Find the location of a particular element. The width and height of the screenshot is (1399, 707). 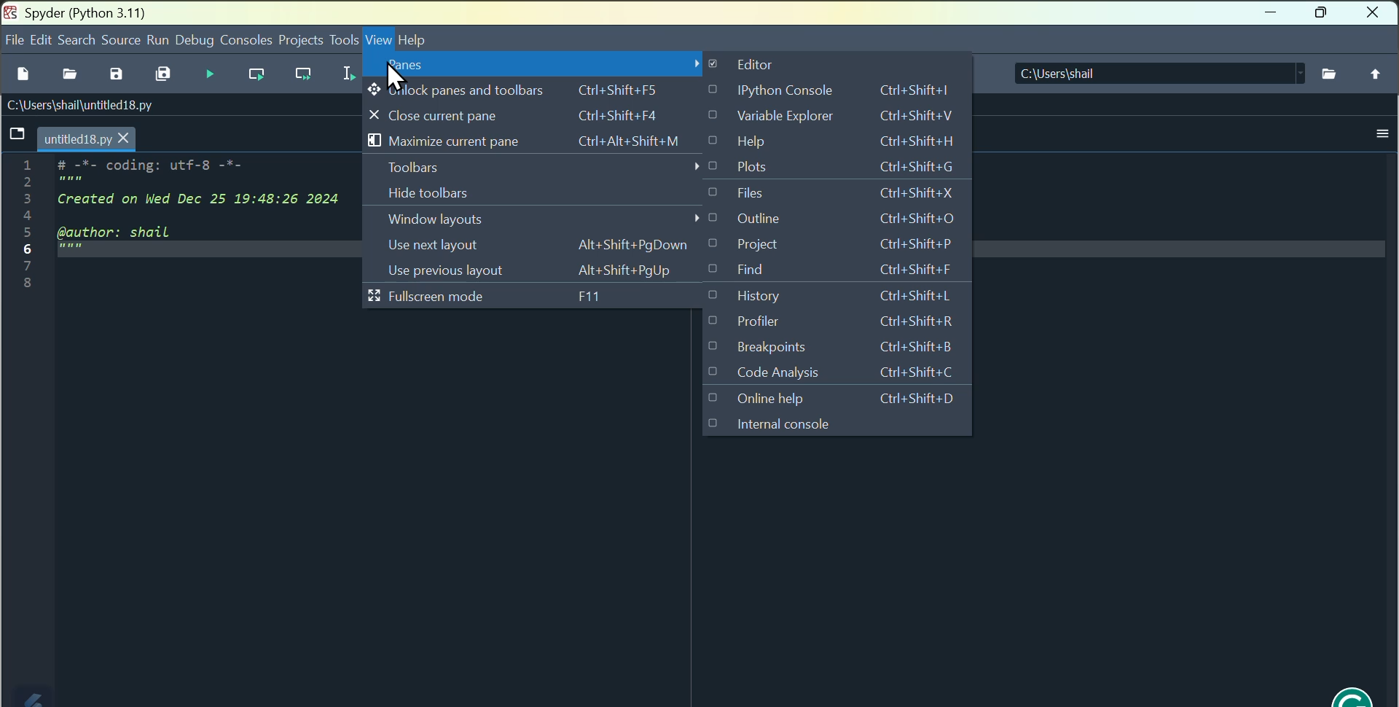

file is located at coordinates (10, 40).